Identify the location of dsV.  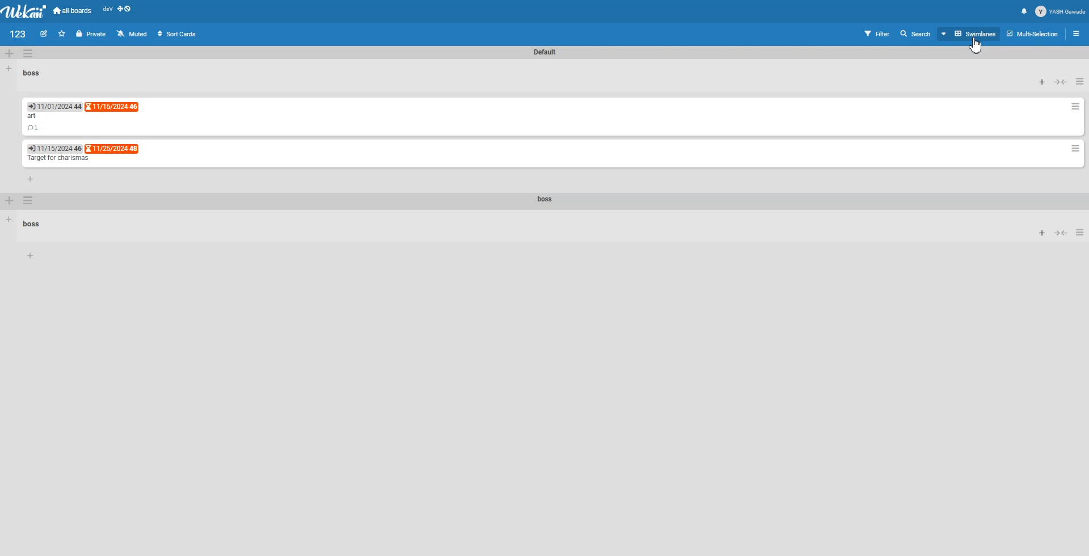
(107, 9).